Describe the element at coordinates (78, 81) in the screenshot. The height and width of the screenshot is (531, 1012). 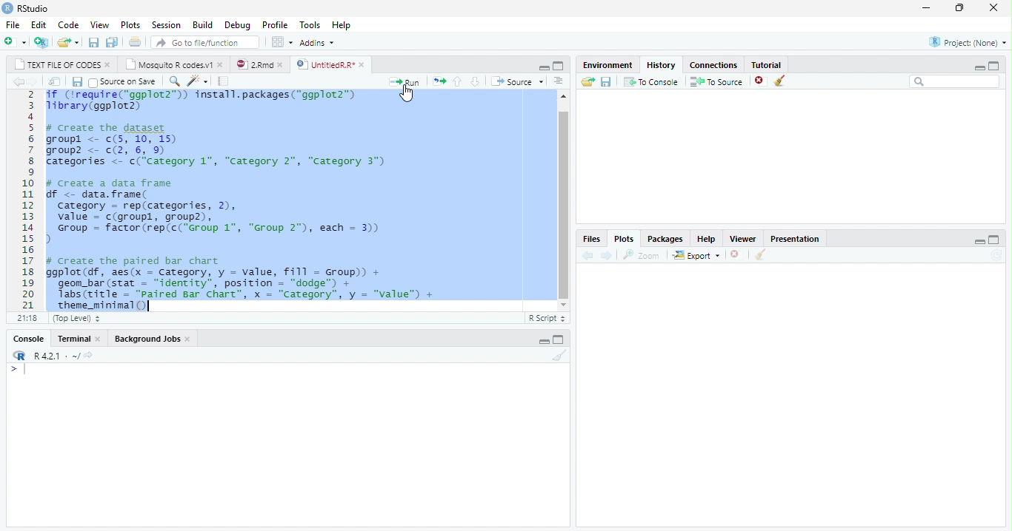
I see `save current document` at that location.